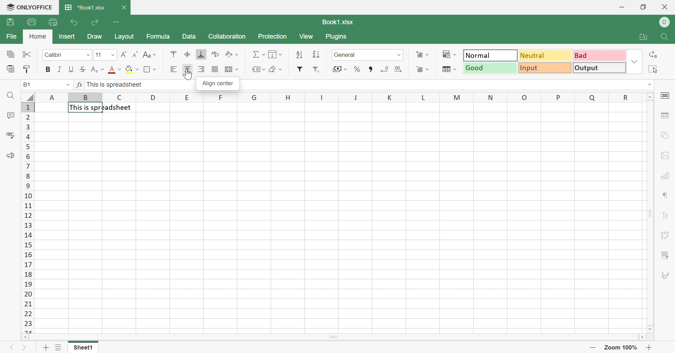  I want to click on Cursor, so click(188, 74).